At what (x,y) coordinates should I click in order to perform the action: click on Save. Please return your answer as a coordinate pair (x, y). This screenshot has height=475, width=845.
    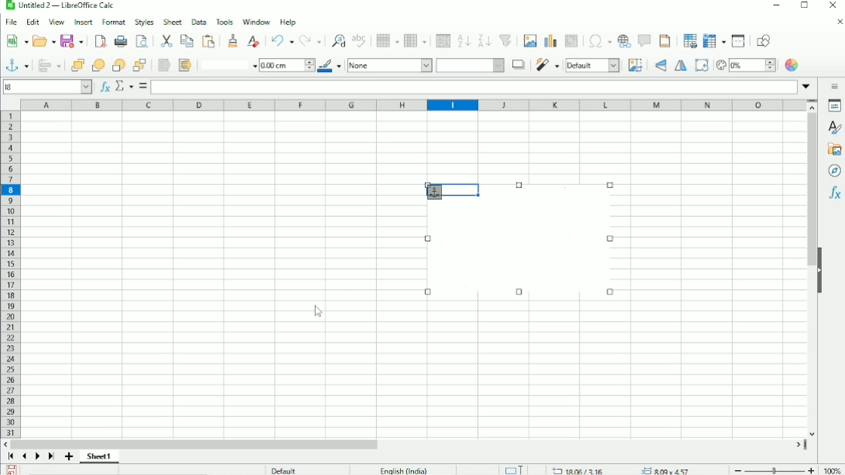
    Looking at the image, I should click on (10, 470).